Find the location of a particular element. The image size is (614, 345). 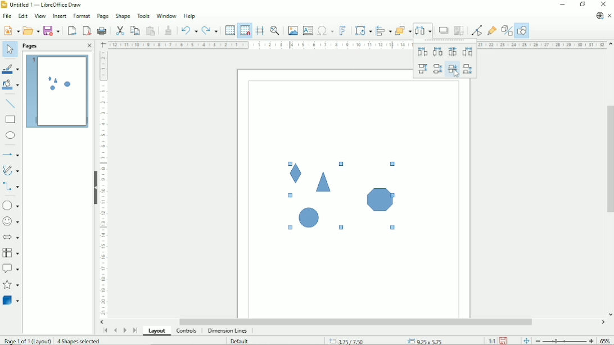

Pages is located at coordinates (29, 46).